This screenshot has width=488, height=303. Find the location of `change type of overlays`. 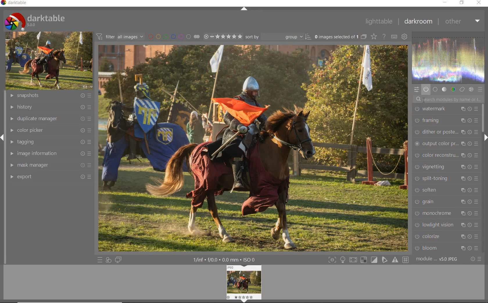

change type of overlays is located at coordinates (374, 36).